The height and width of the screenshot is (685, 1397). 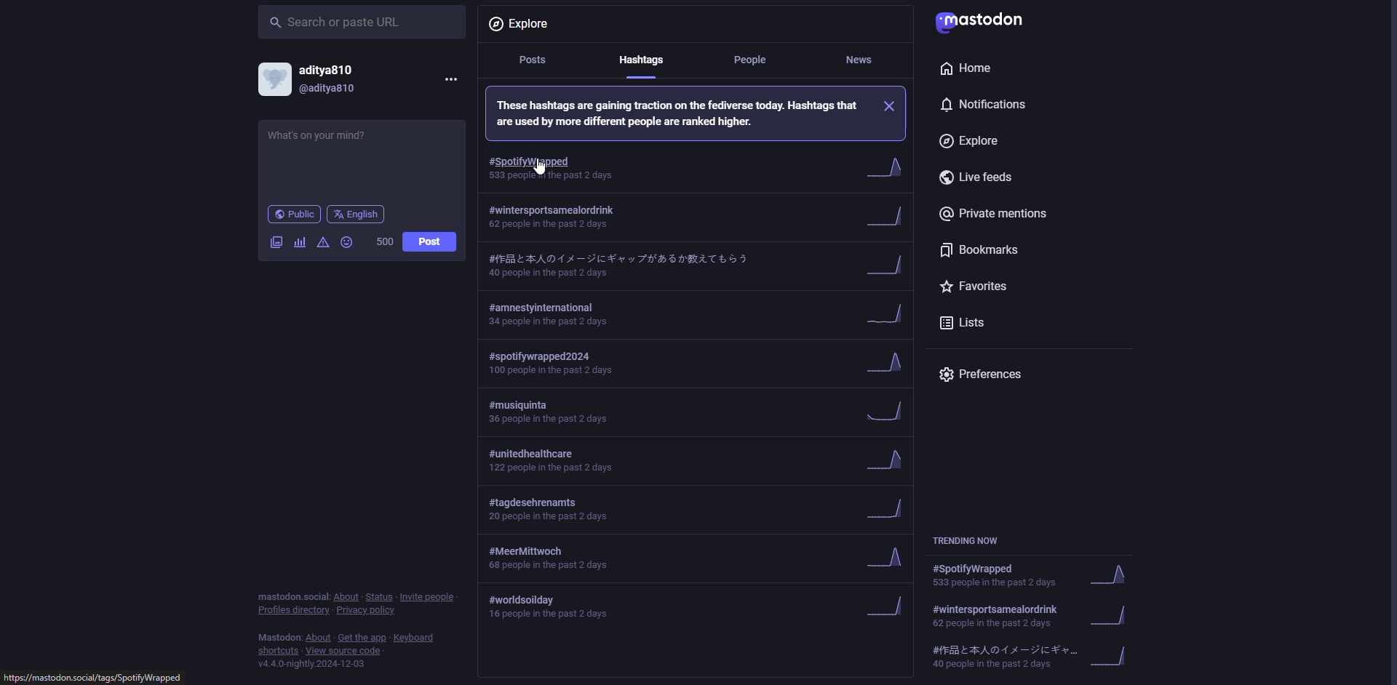 What do you see at coordinates (990, 105) in the screenshot?
I see `notifications` at bounding box center [990, 105].